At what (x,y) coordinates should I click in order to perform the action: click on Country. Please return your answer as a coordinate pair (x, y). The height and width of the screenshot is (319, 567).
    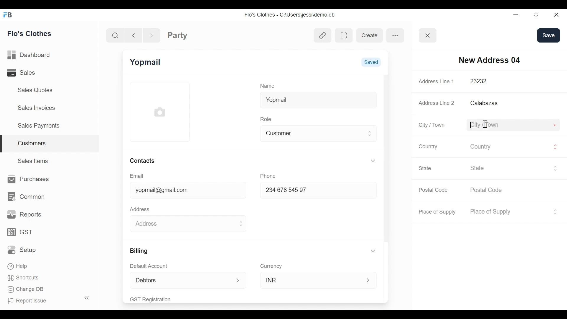
    Looking at the image, I should click on (509, 146).